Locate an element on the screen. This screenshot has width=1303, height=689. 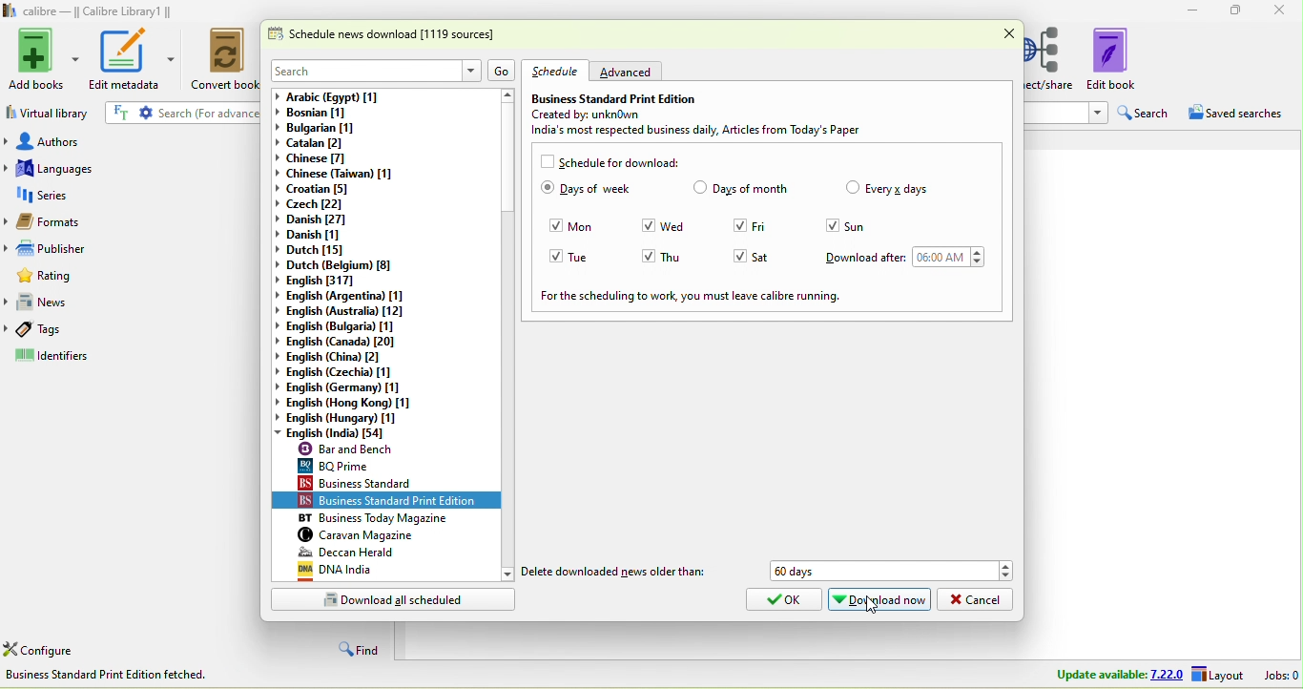
wed is located at coordinates (680, 226).